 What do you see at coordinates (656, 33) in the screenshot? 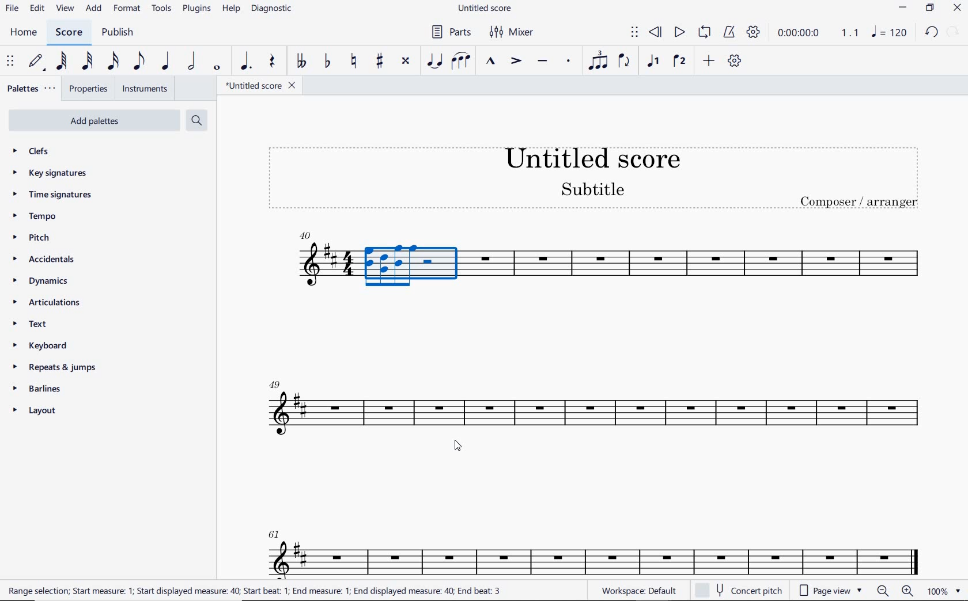
I see `REWIND` at bounding box center [656, 33].